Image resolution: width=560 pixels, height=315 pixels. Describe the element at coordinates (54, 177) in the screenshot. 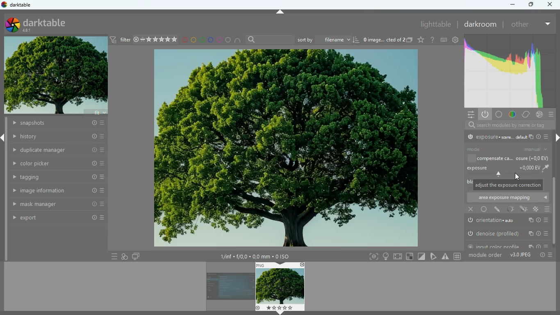

I see `tagging` at that location.